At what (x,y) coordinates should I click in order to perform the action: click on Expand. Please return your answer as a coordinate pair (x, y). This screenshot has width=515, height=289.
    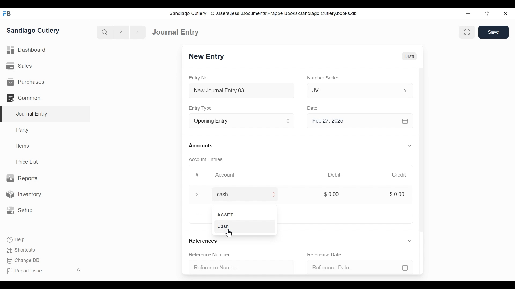
    Looking at the image, I should click on (410, 240).